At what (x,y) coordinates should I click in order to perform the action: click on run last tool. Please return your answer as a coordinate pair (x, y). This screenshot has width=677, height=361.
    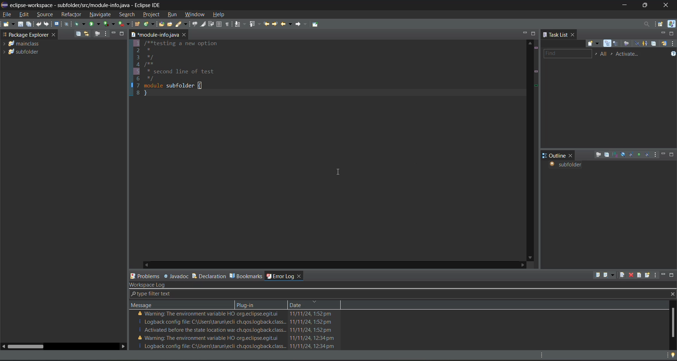
    Looking at the image, I should click on (124, 24).